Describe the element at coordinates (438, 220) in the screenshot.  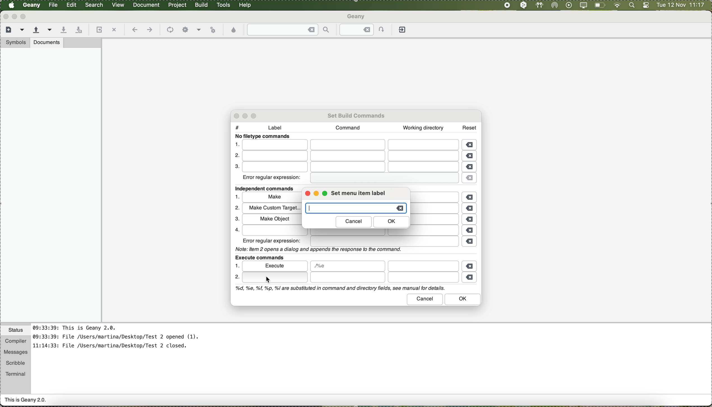
I see `file` at that location.